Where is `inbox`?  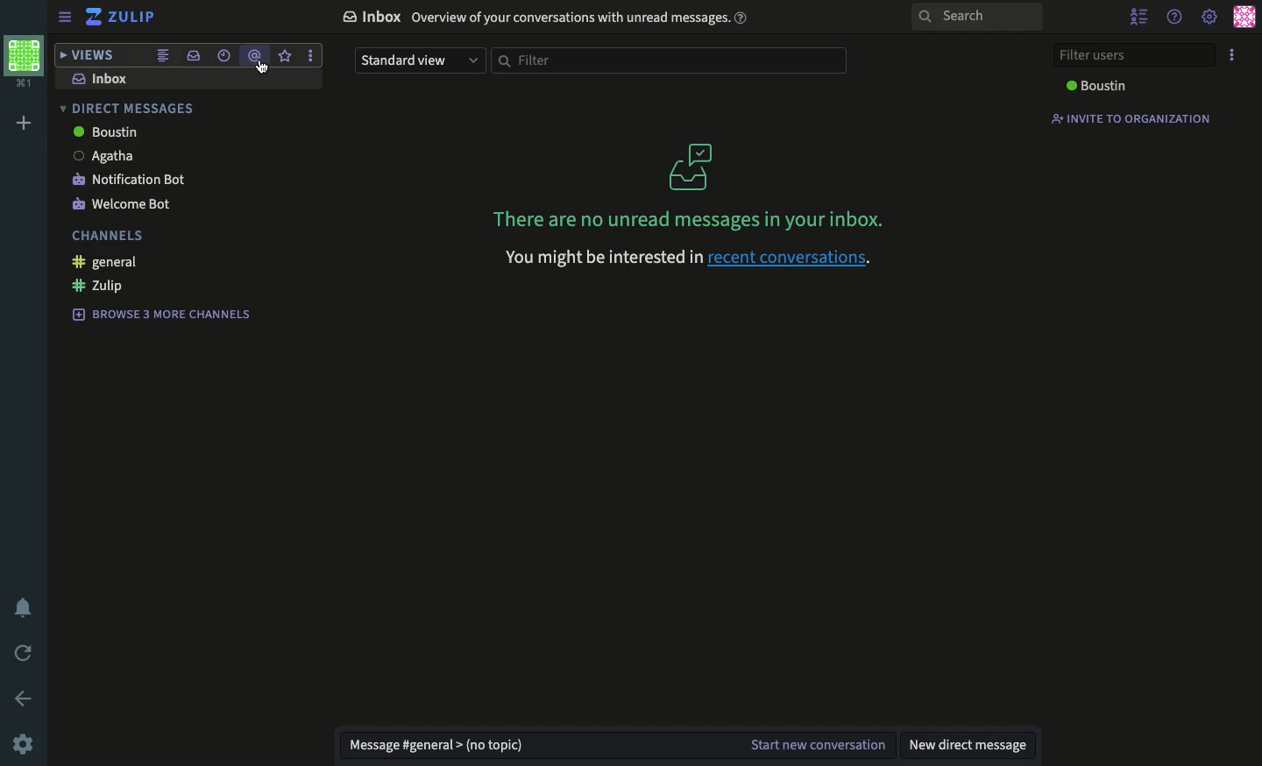
inbox is located at coordinates (547, 18).